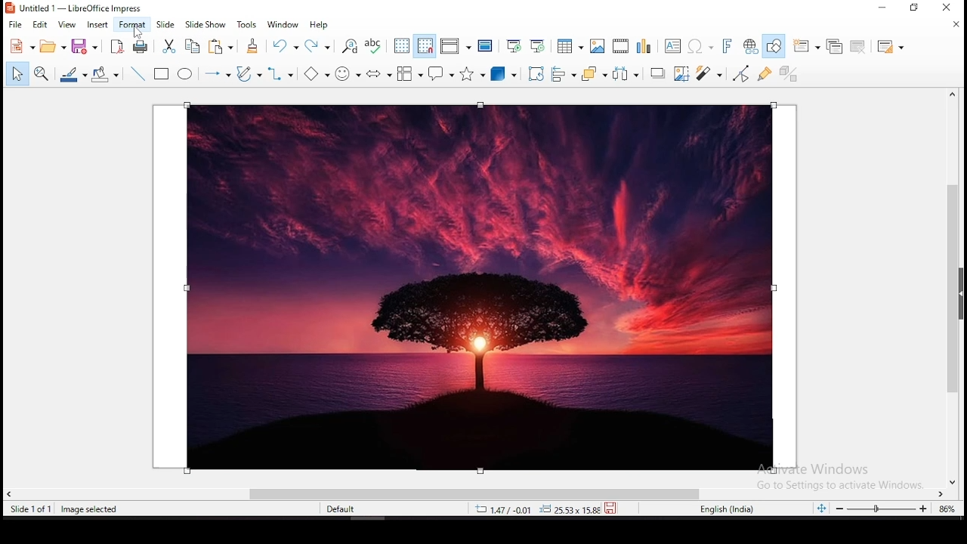  I want to click on rectangle tool, so click(162, 73).